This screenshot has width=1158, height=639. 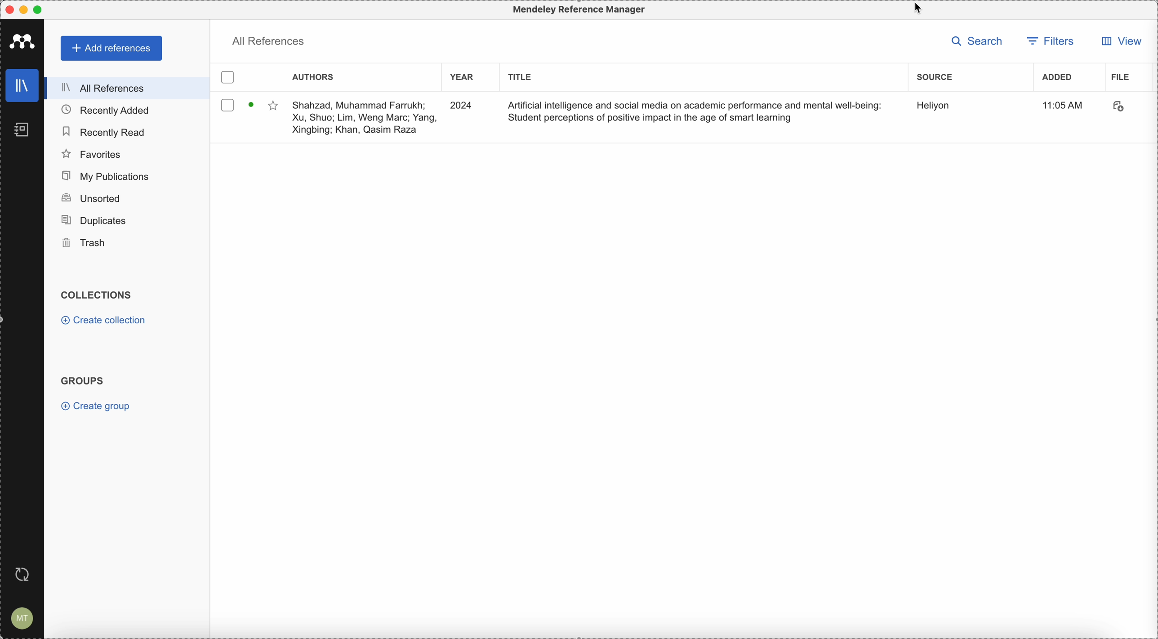 What do you see at coordinates (465, 77) in the screenshot?
I see `year` at bounding box center [465, 77].